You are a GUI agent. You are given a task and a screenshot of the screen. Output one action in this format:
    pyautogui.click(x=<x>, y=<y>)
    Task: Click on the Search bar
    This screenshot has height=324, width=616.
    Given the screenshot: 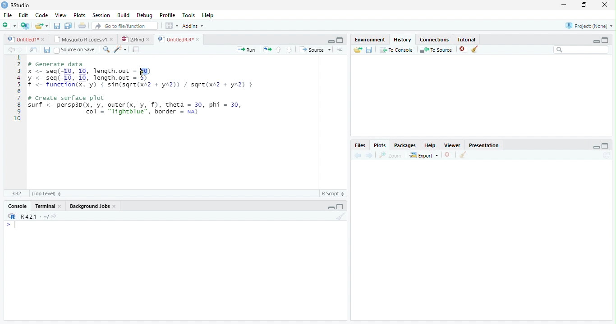 What is the action you would take?
    pyautogui.click(x=581, y=49)
    